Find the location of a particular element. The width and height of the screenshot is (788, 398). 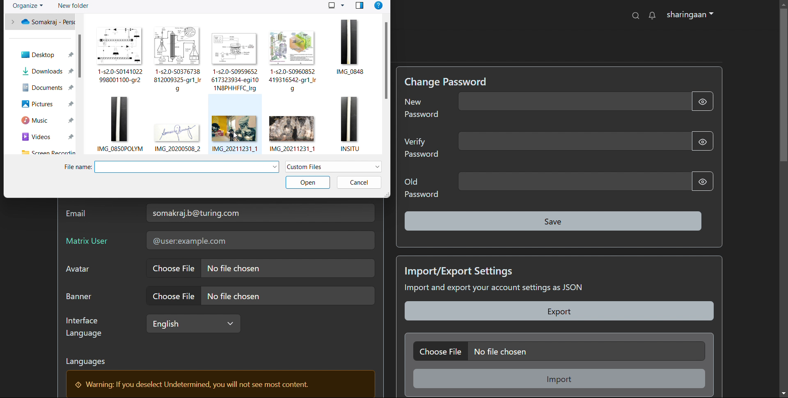

scrollbar is located at coordinates (385, 60).